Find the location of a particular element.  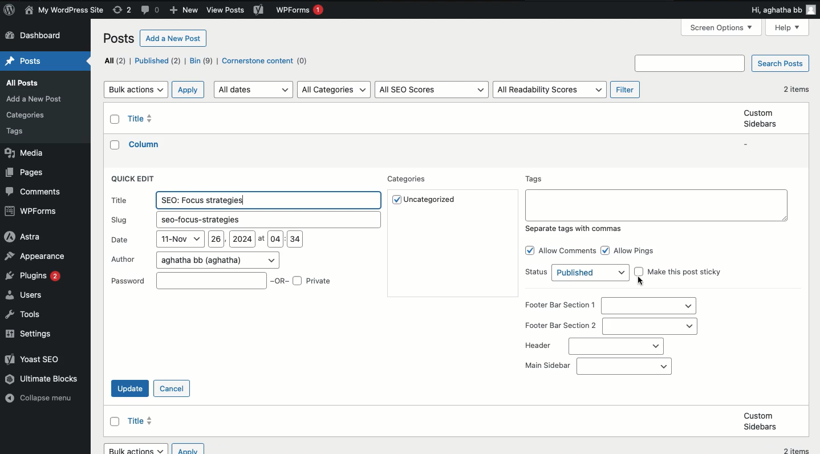

cursor is located at coordinates (641, 280).